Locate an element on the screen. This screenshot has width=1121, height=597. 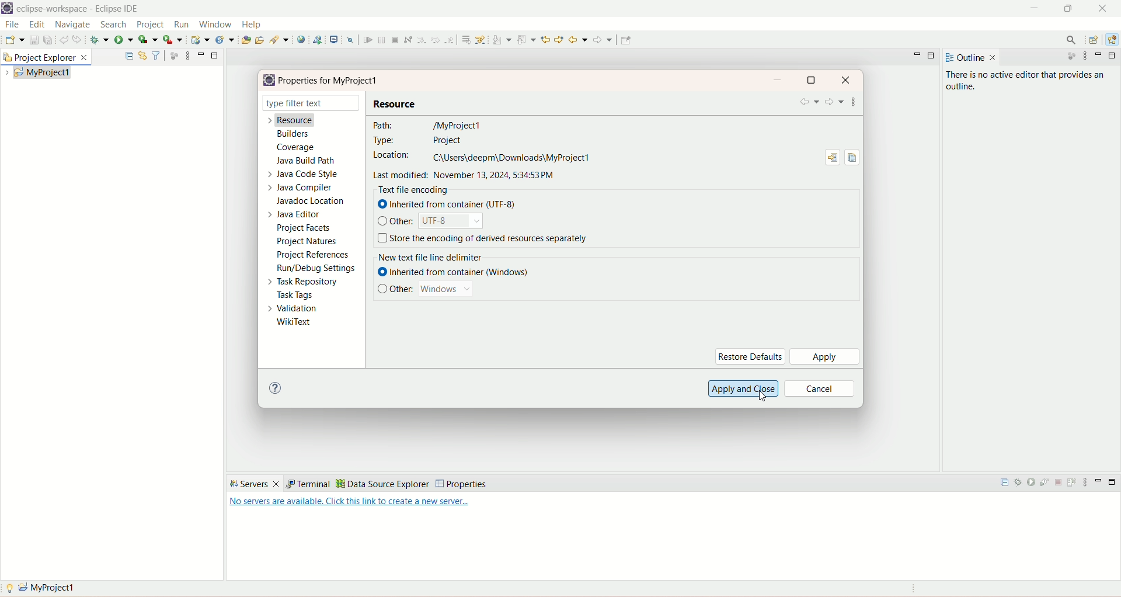
store the encoding of derived resource separately is located at coordinates (493, 240).